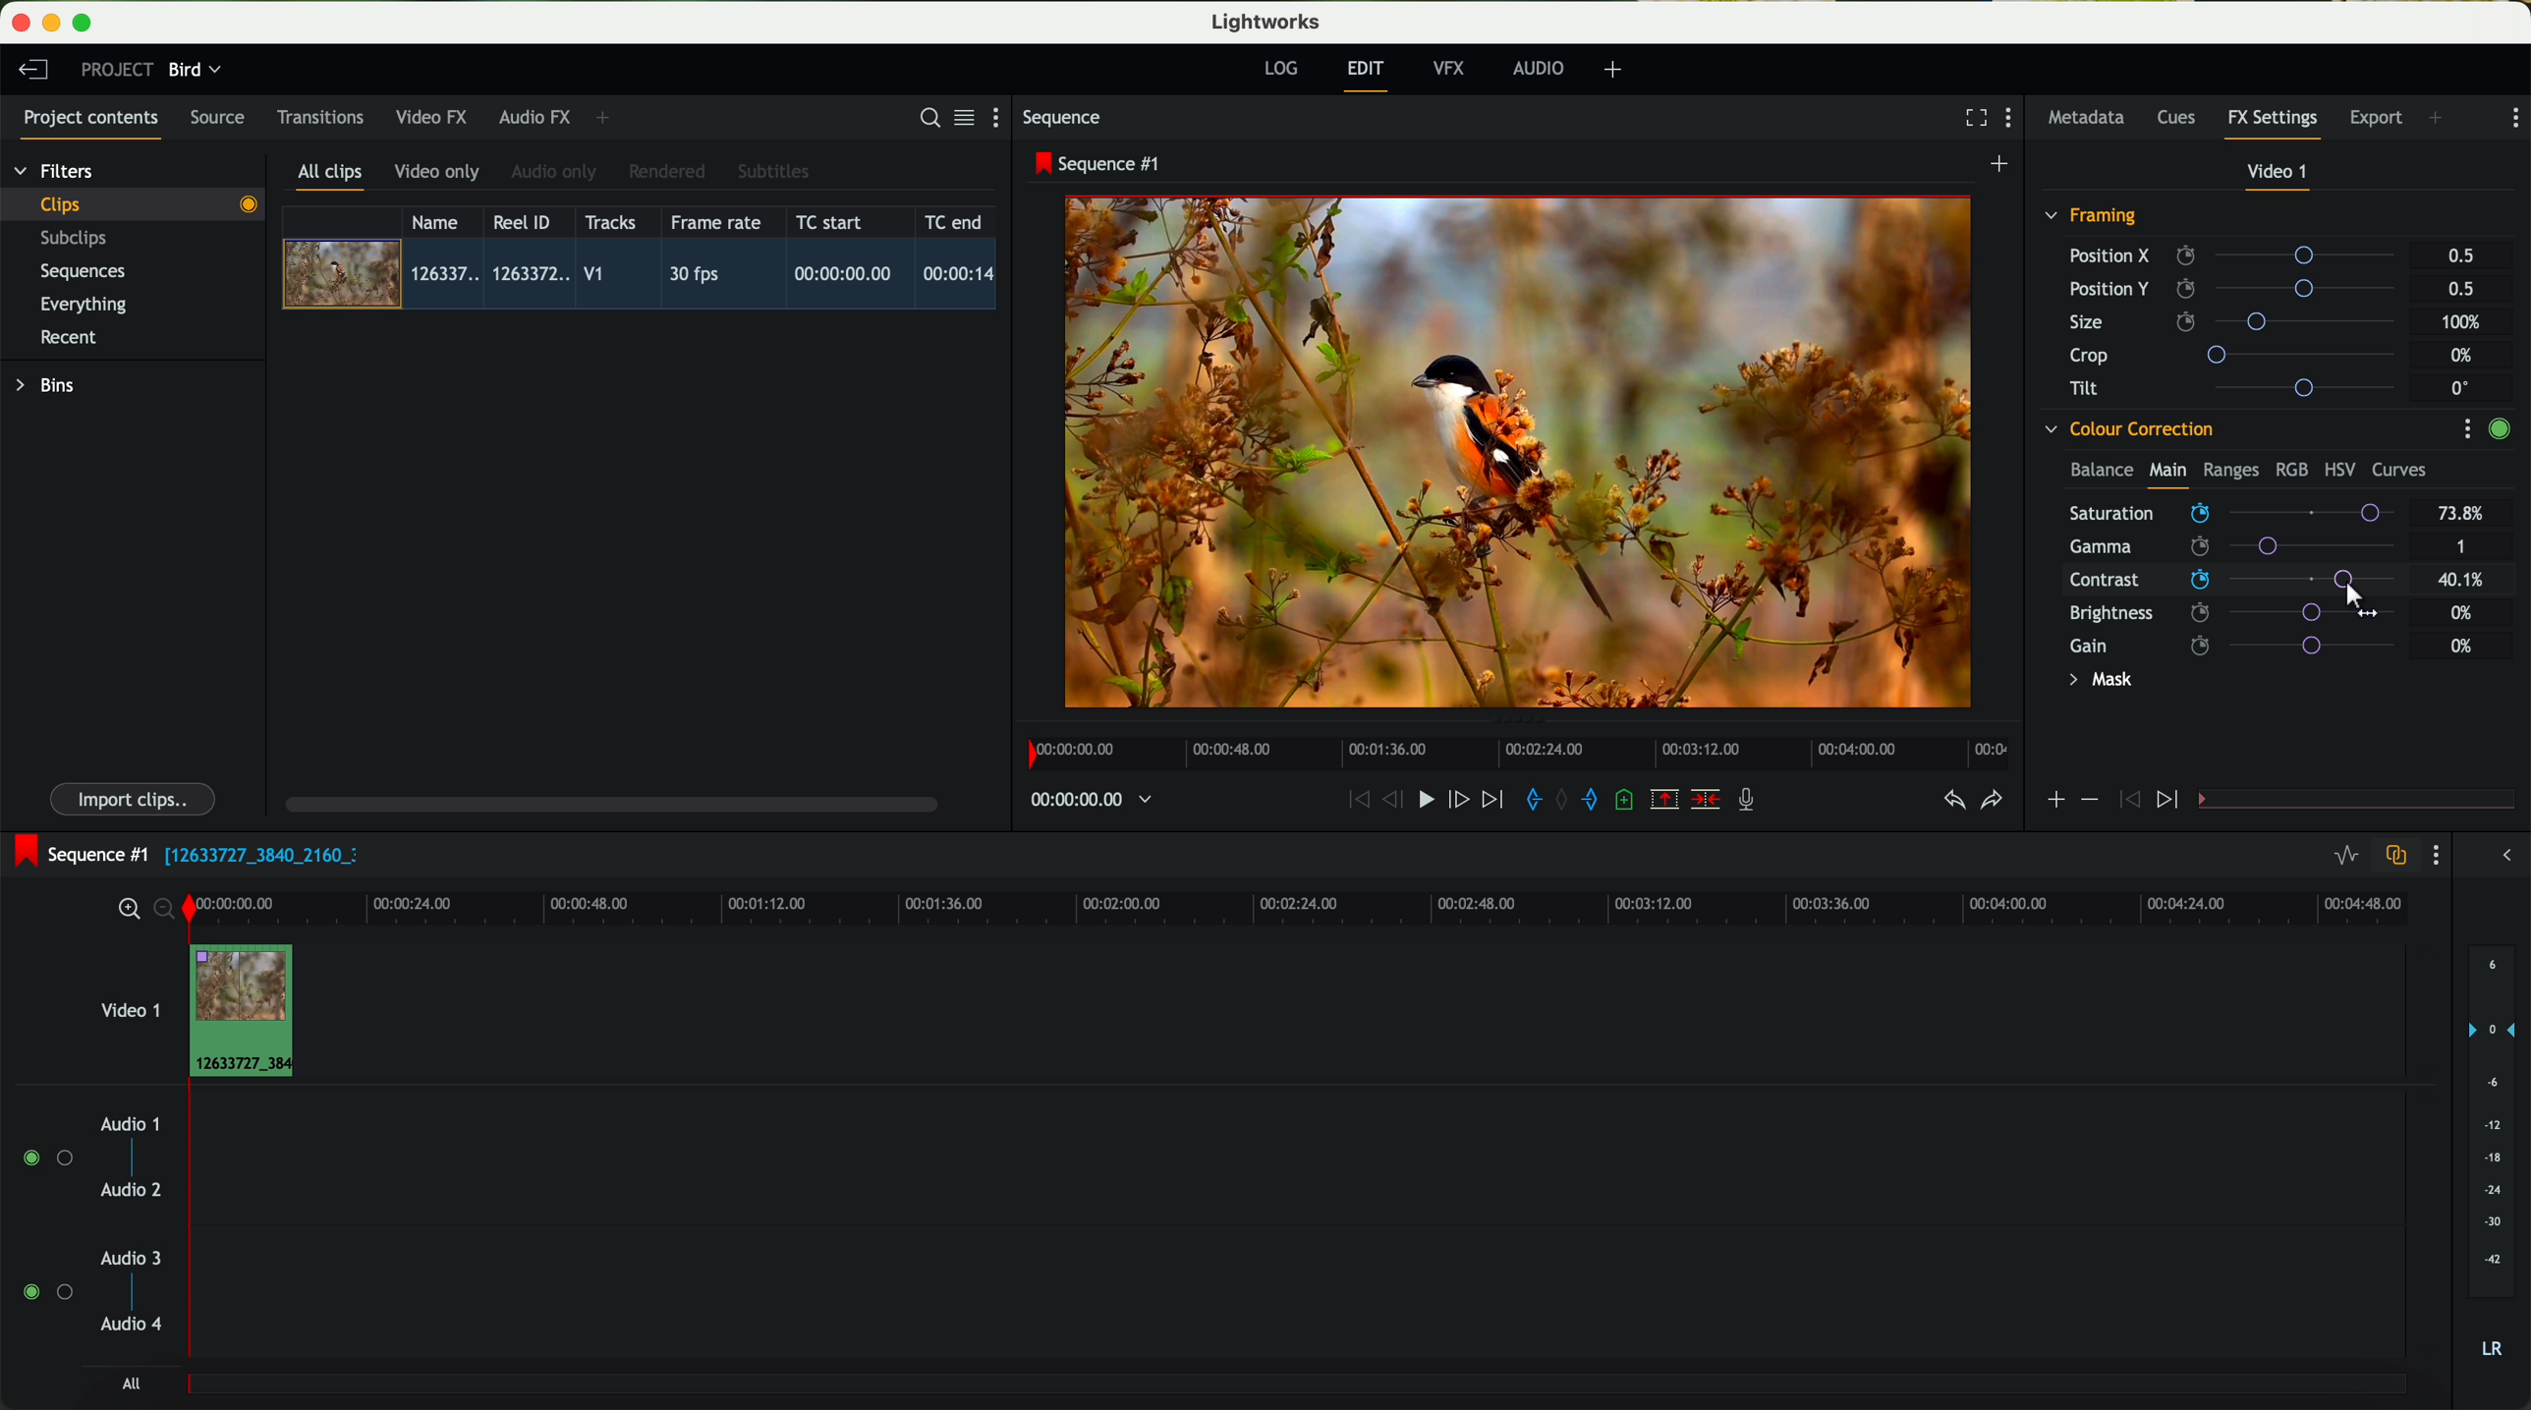  What do you see at coordinates (85, 24) in the screenshot?
I see `maximize program` at bounding box center [85, 24].